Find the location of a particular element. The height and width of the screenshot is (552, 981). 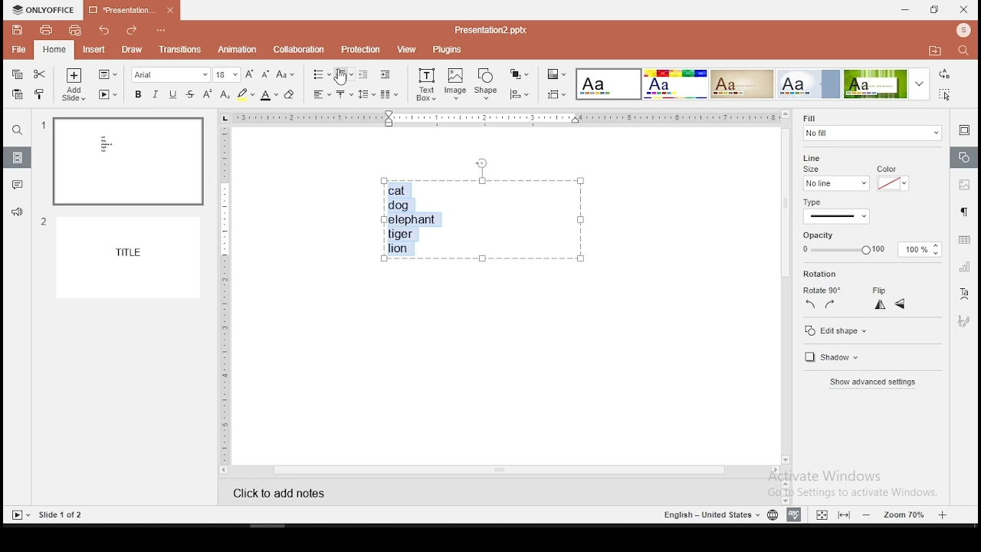

theme  is located at coordinates (810, 84).